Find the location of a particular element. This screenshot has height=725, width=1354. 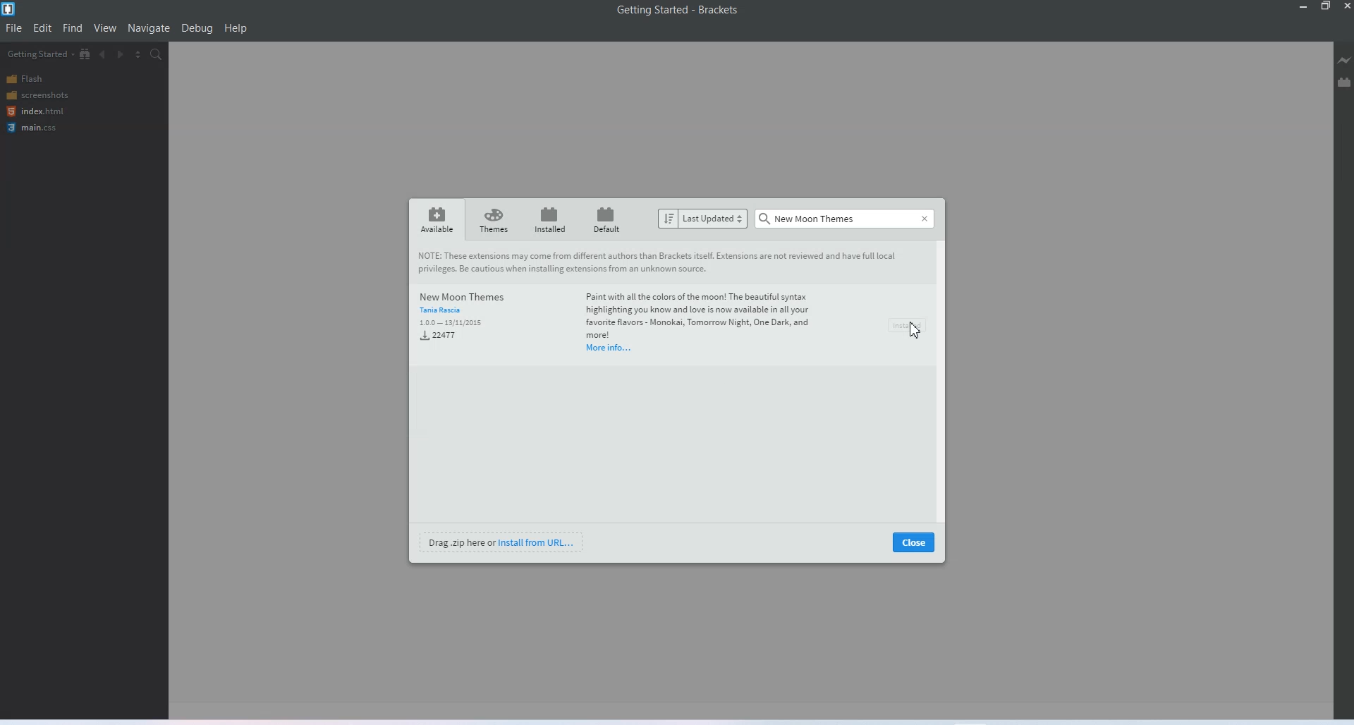

Available is located at coordinates (437, 219).